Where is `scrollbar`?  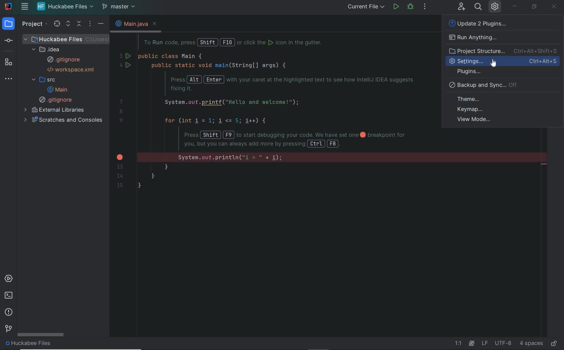 scrollbar is located at coordinates (41, 335).